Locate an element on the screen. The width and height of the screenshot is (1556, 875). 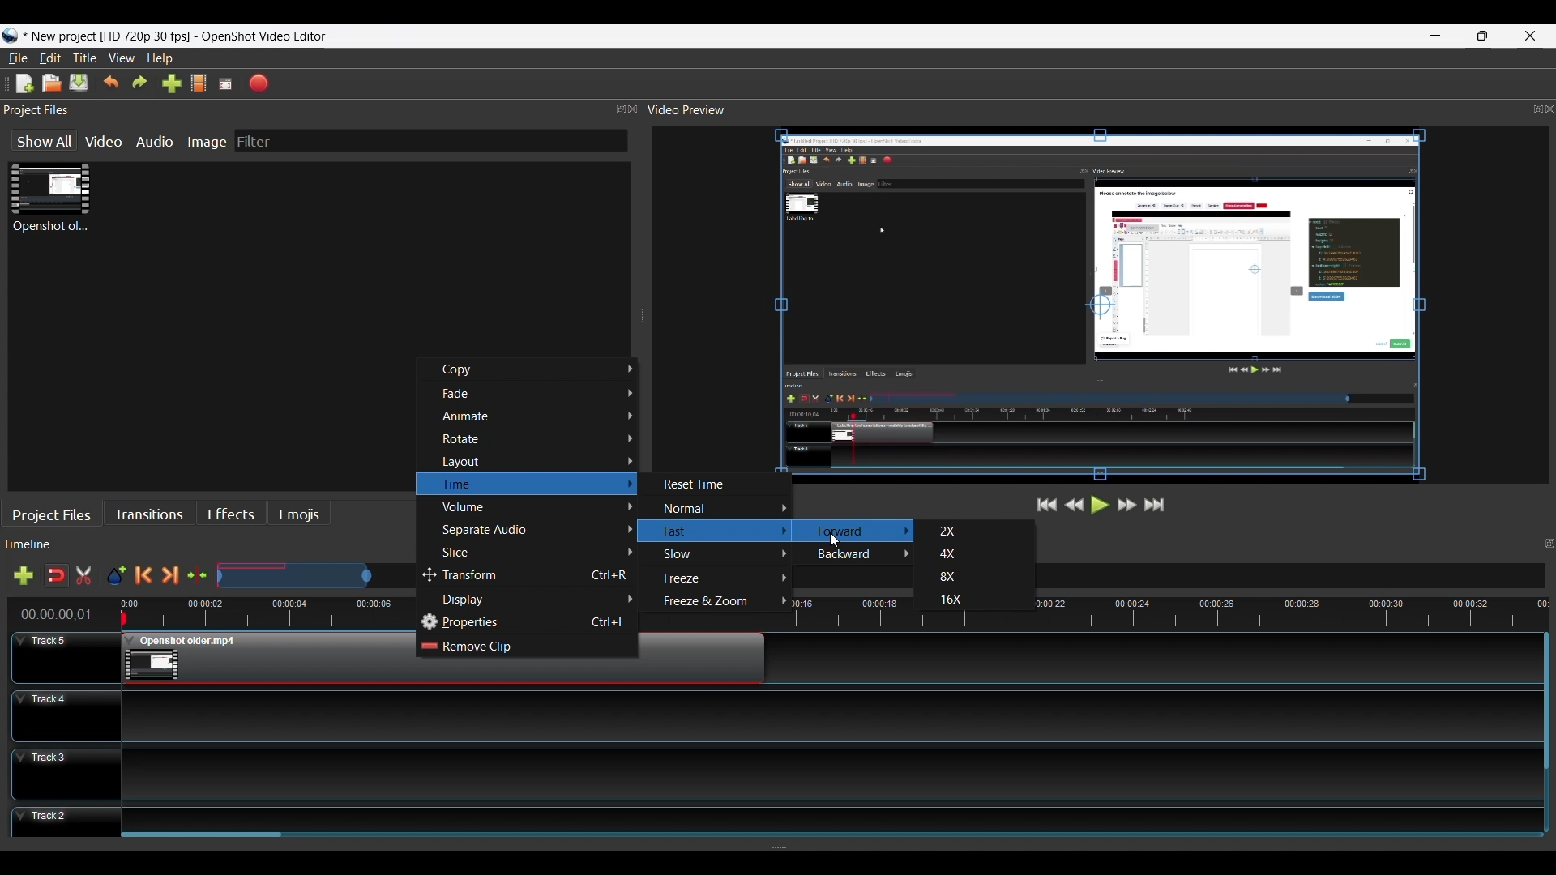
Rewind is located at coordinates (1075, 504).